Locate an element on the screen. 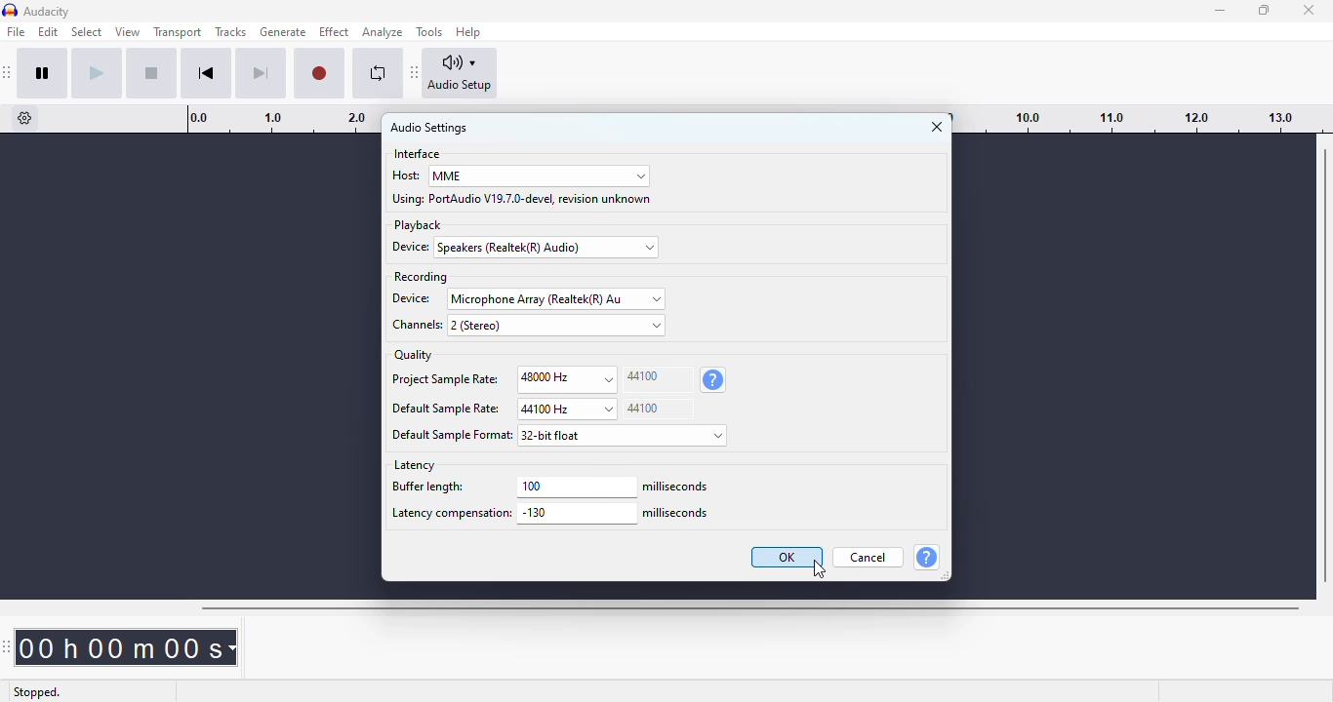 This screenshot has width=1333, height=702. pause is located at coordinates (43, 73).